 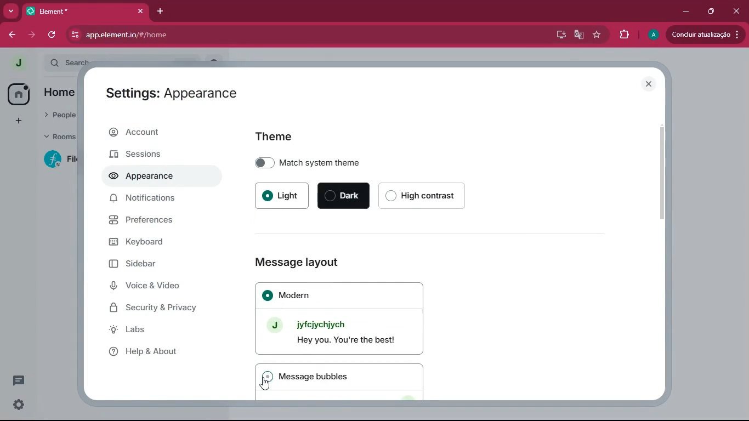 What do you see at coordinates (265, 384) in the screenshot?
I see `Cursor` at bounding box center [265, 384].